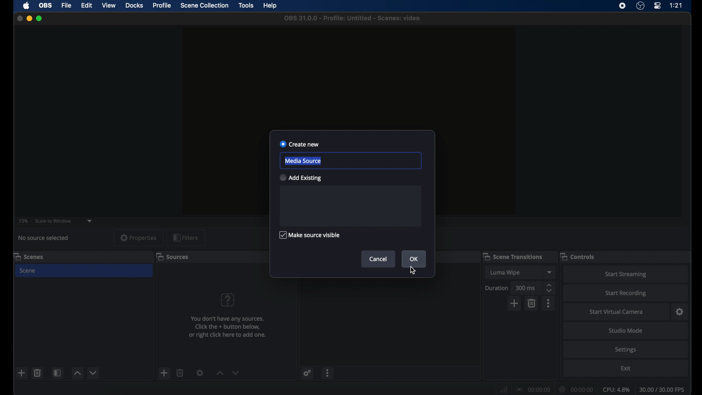 This screenshot has height=395, width=702. I want to click on decrement, so click(237, 372).